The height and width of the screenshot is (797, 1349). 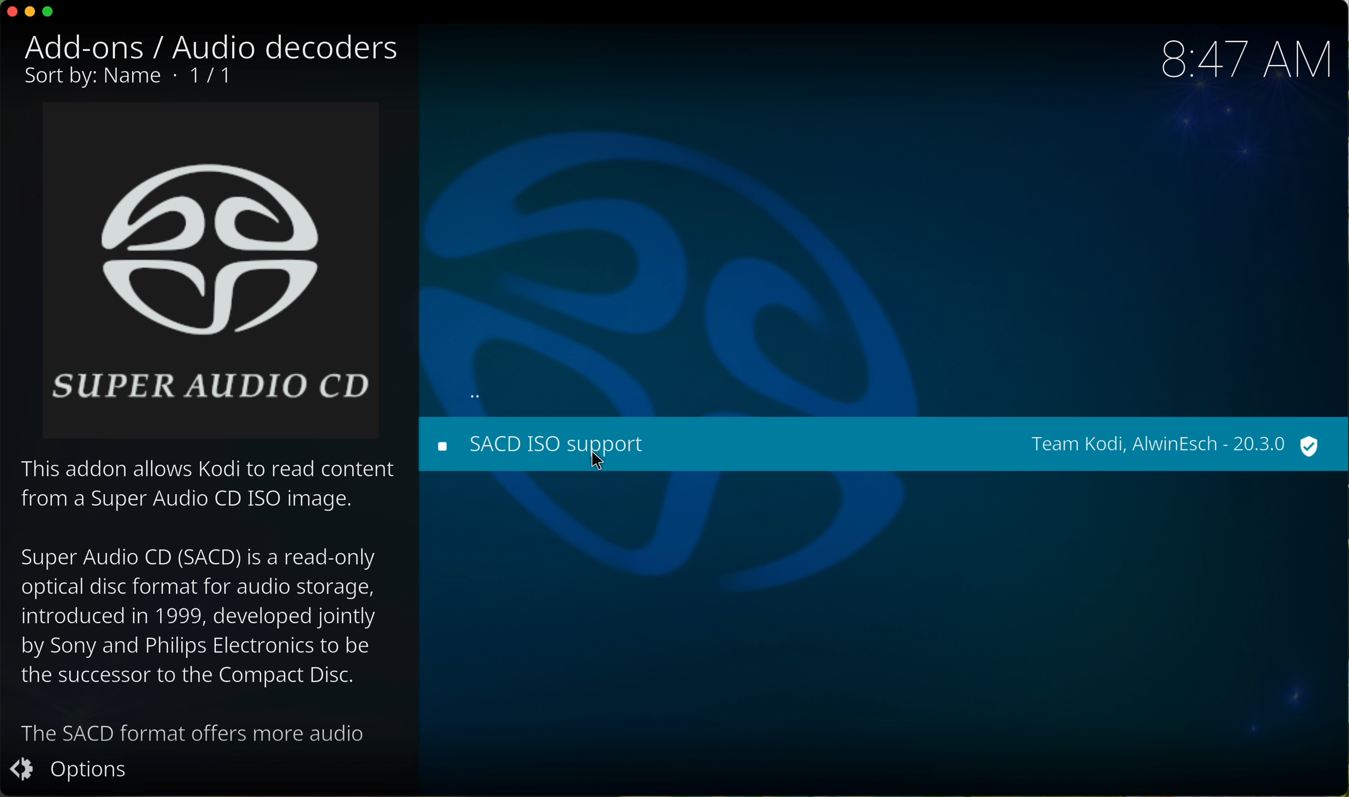 What do you see at coordinates (1245, 58) in the screenshot?
I see `hour` at bounding box center [1245, 58].